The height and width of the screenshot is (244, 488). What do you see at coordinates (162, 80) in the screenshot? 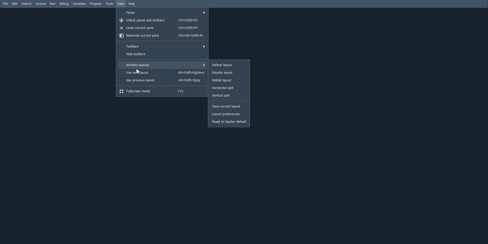
I see `Use previous layout` at bounding box center [162, 80].